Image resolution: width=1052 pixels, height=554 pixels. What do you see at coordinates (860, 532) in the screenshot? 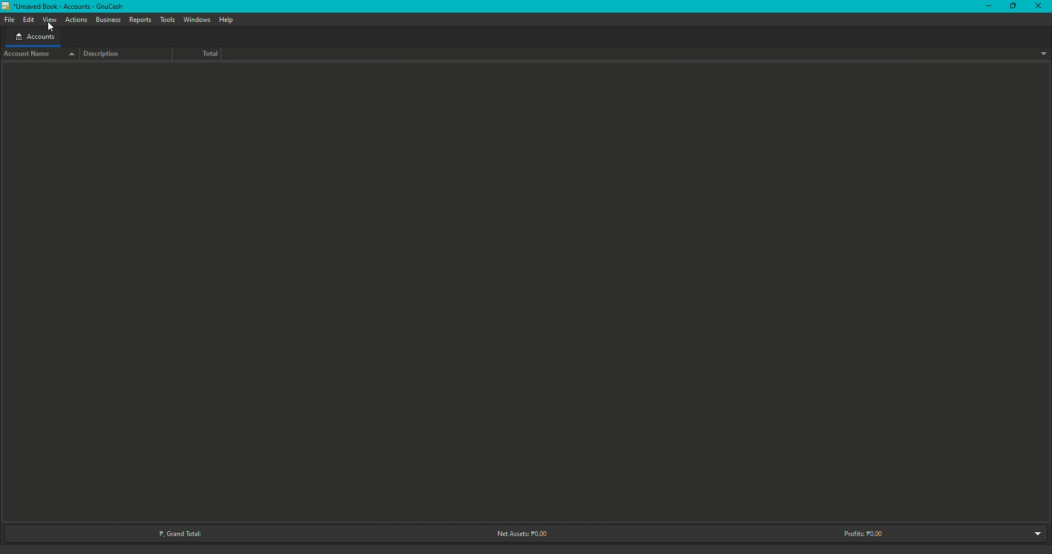
I see `Profits` at bounding box center [860, 532].